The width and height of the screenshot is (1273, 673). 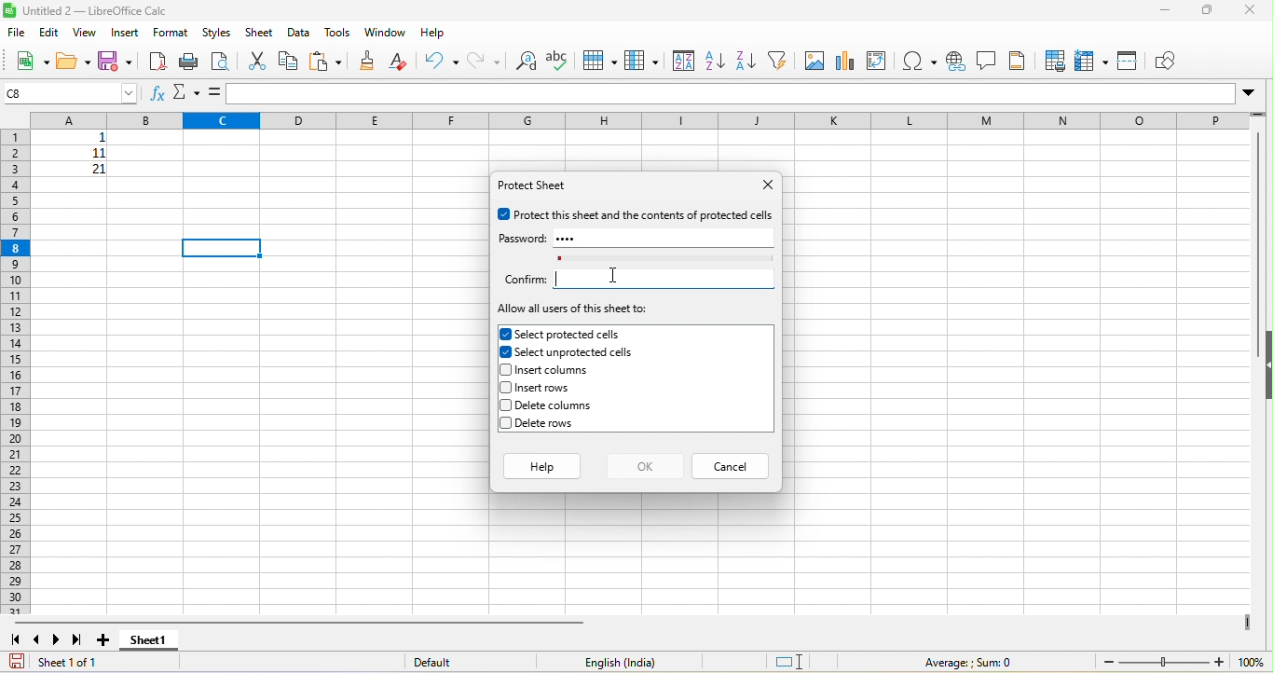 I want to click on define print area, so click(x=1056, y=62).